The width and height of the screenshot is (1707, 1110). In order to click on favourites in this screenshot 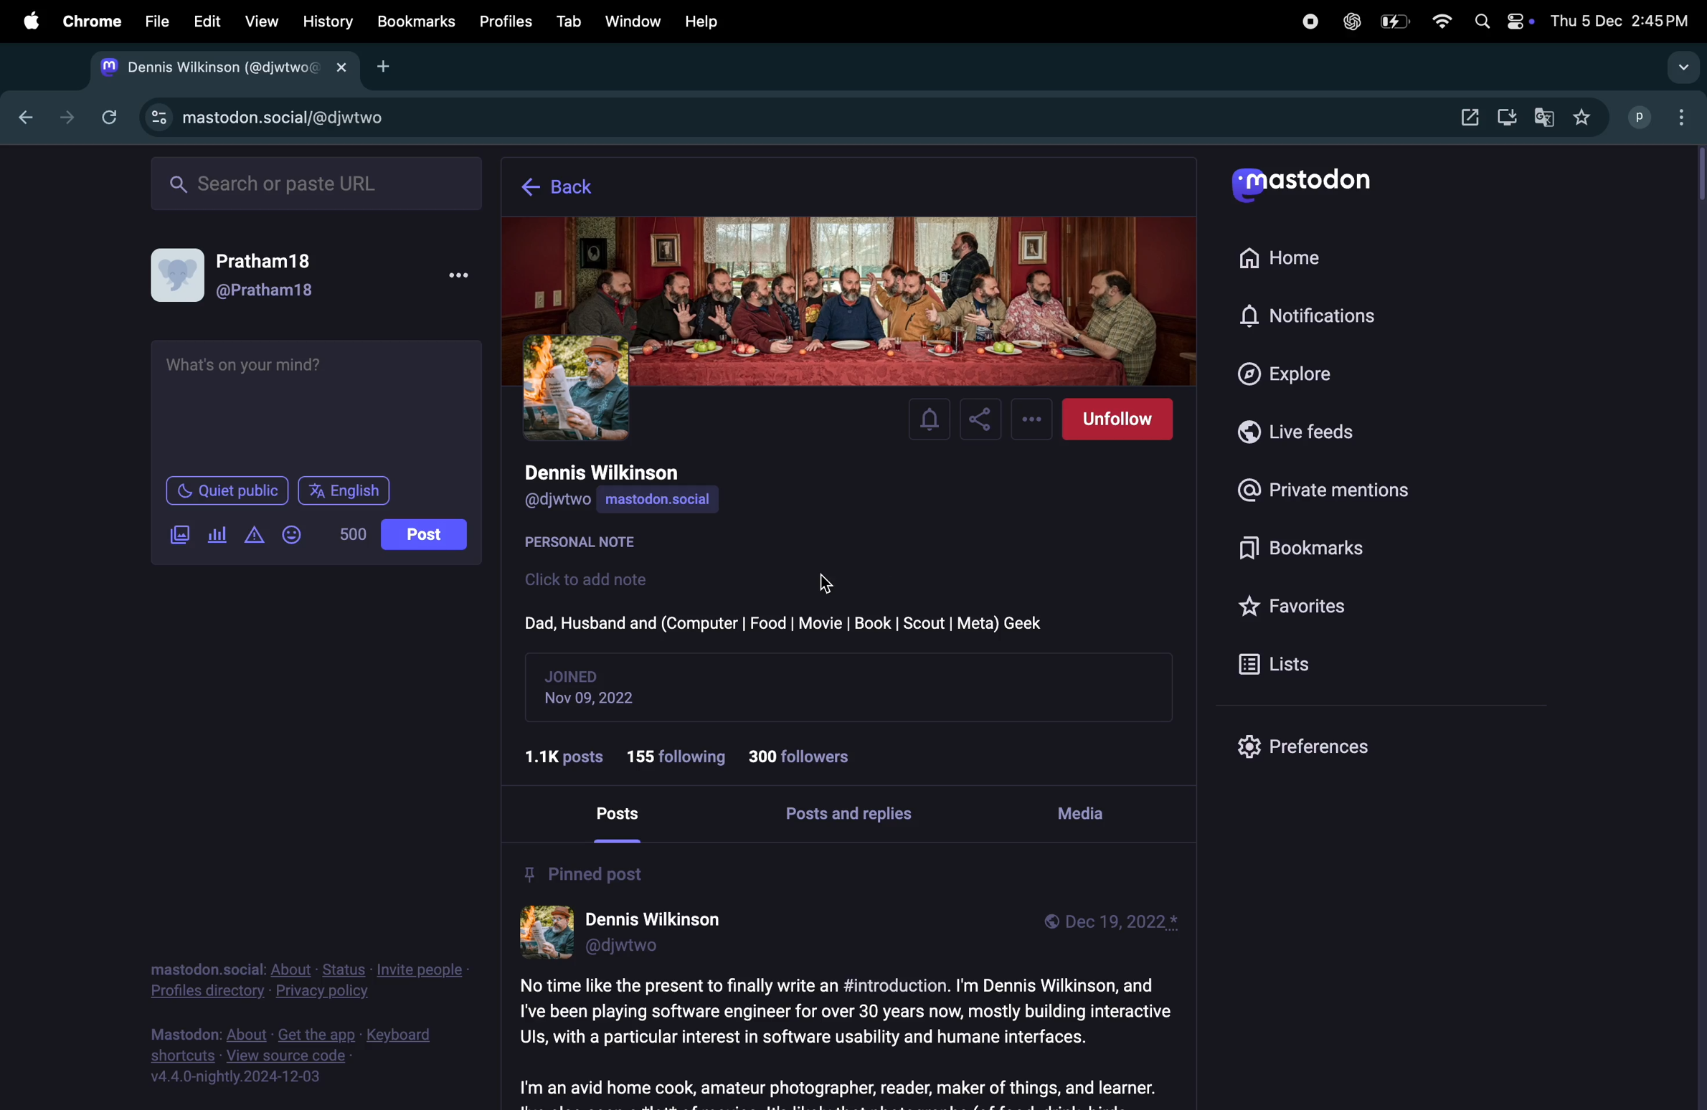, I will do `click(1299, 607)`.